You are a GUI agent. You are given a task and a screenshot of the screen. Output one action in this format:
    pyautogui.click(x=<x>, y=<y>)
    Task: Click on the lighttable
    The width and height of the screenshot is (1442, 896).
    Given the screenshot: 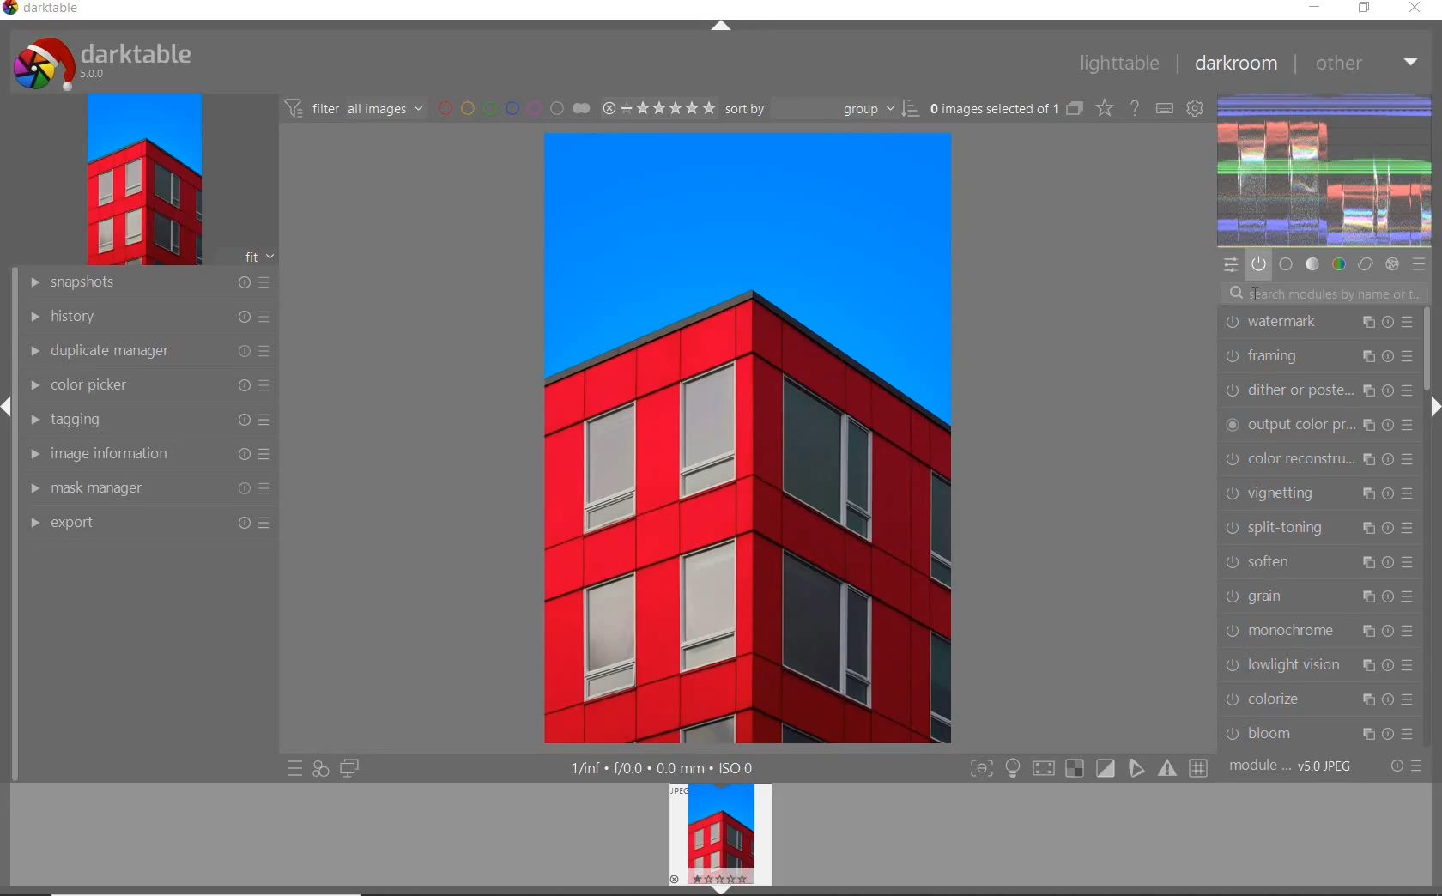 What is the action you would take?
    pyautogui.click(x=1118, y=64)
    